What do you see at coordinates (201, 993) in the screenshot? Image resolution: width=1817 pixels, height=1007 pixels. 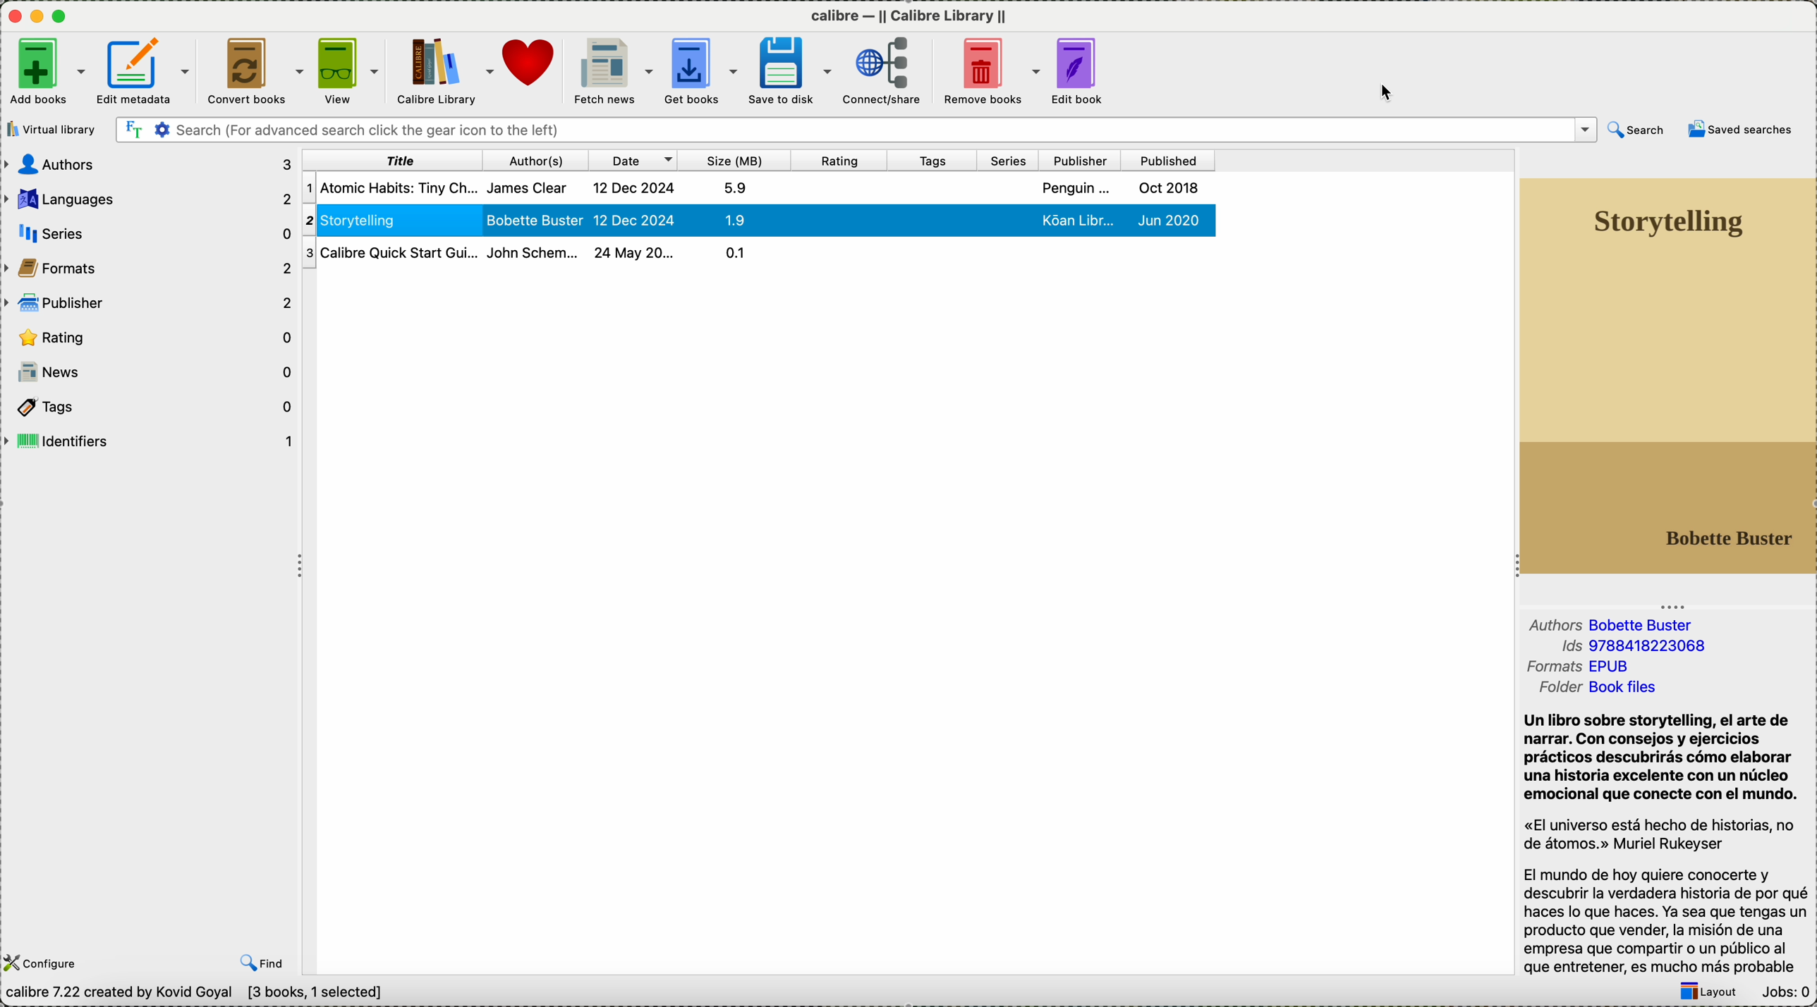 I see `data` at bounding box center [201, 993].